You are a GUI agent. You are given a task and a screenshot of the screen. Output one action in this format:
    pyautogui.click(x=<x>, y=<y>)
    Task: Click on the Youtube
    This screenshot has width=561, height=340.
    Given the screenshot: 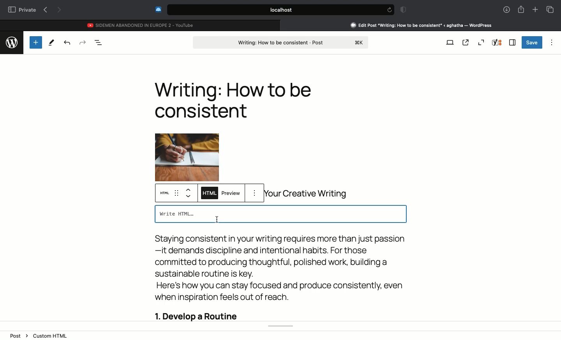 What is the action you would take?
    pyautogui.click(x=141, y=24)
    